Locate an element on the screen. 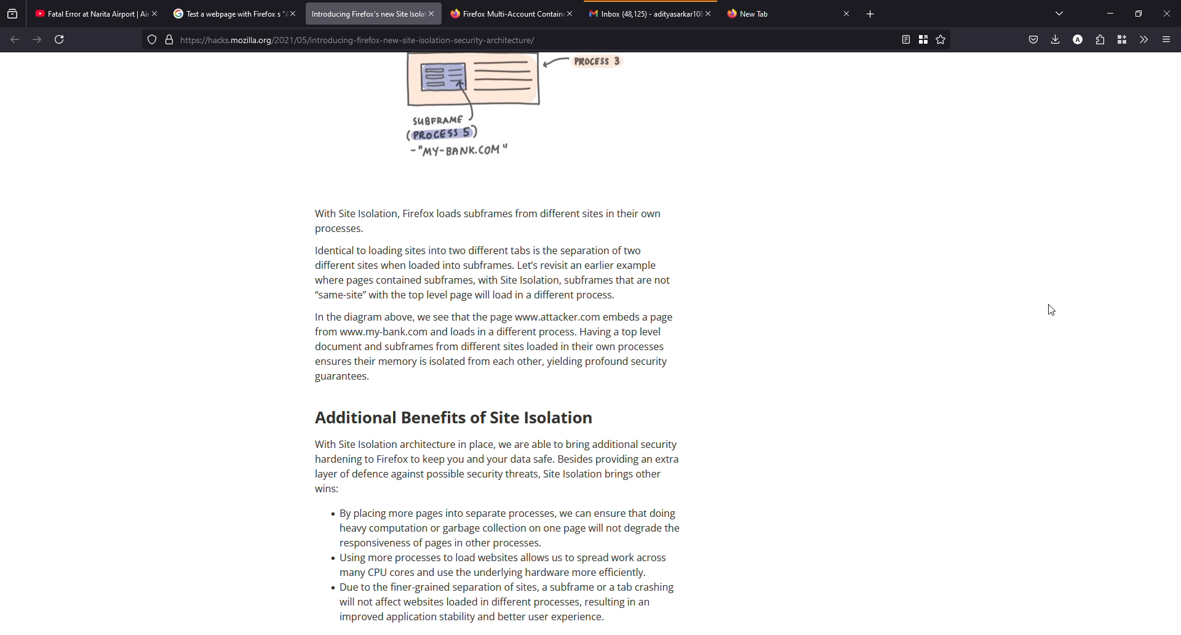 This screenshot has height=635, width=1181. view recent is located at coordinates (12, 13).